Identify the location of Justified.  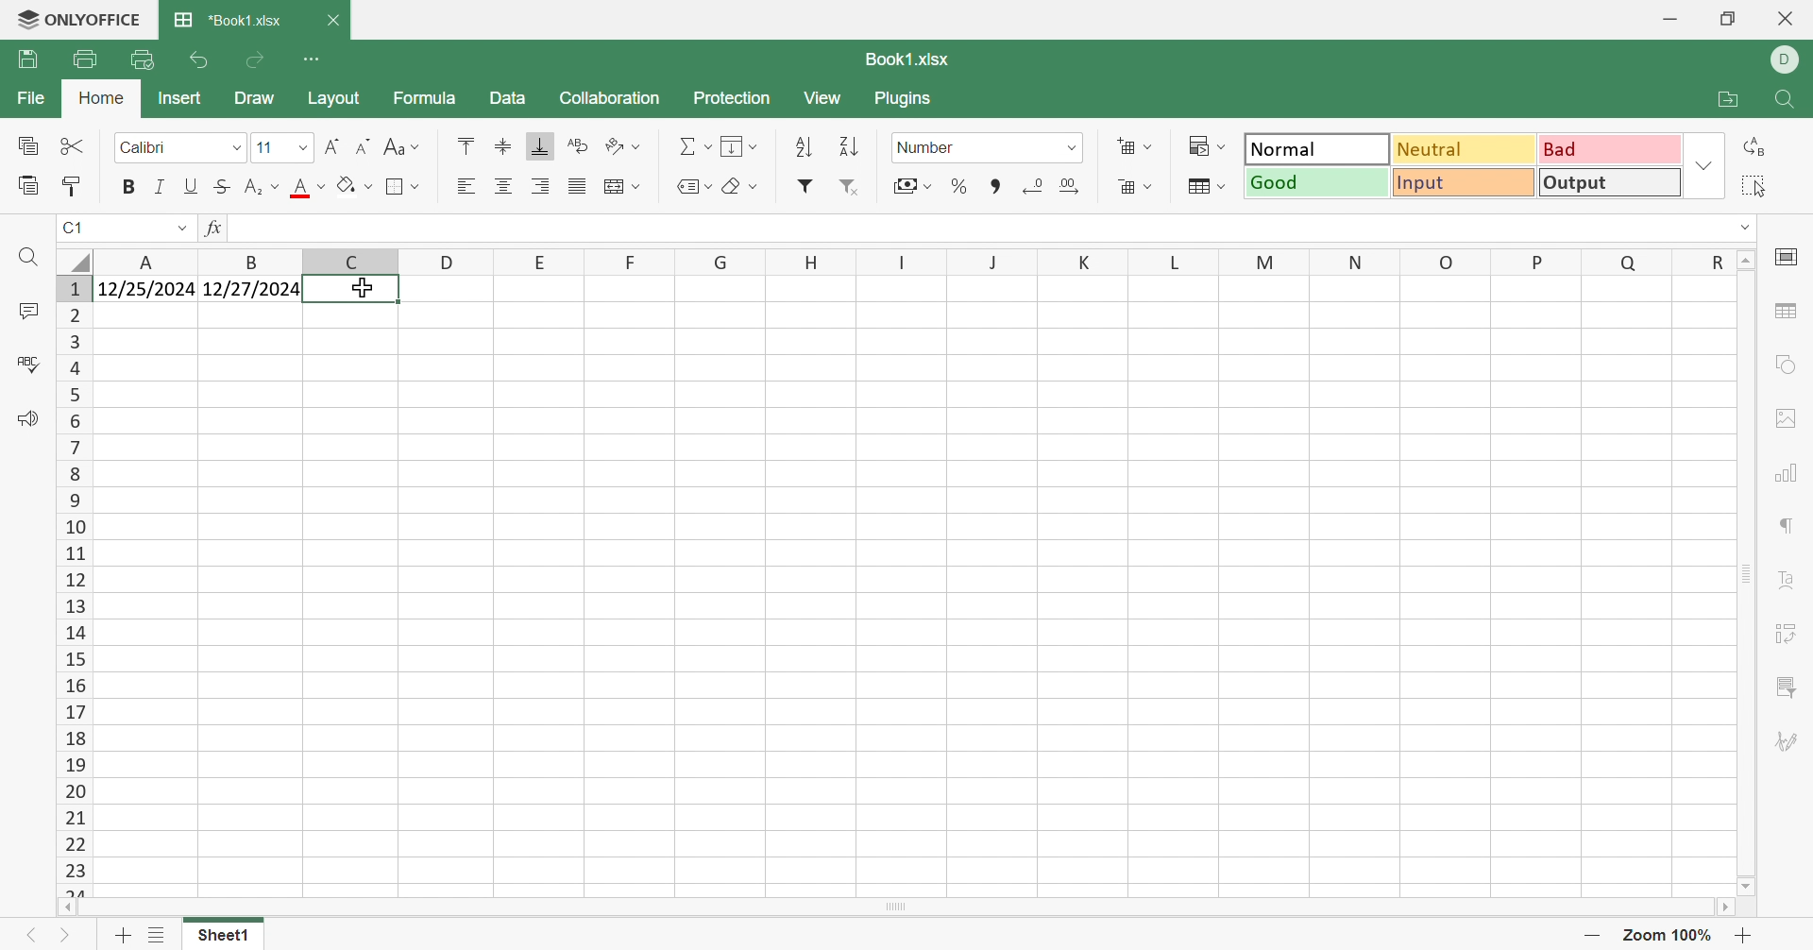
(576, 184).